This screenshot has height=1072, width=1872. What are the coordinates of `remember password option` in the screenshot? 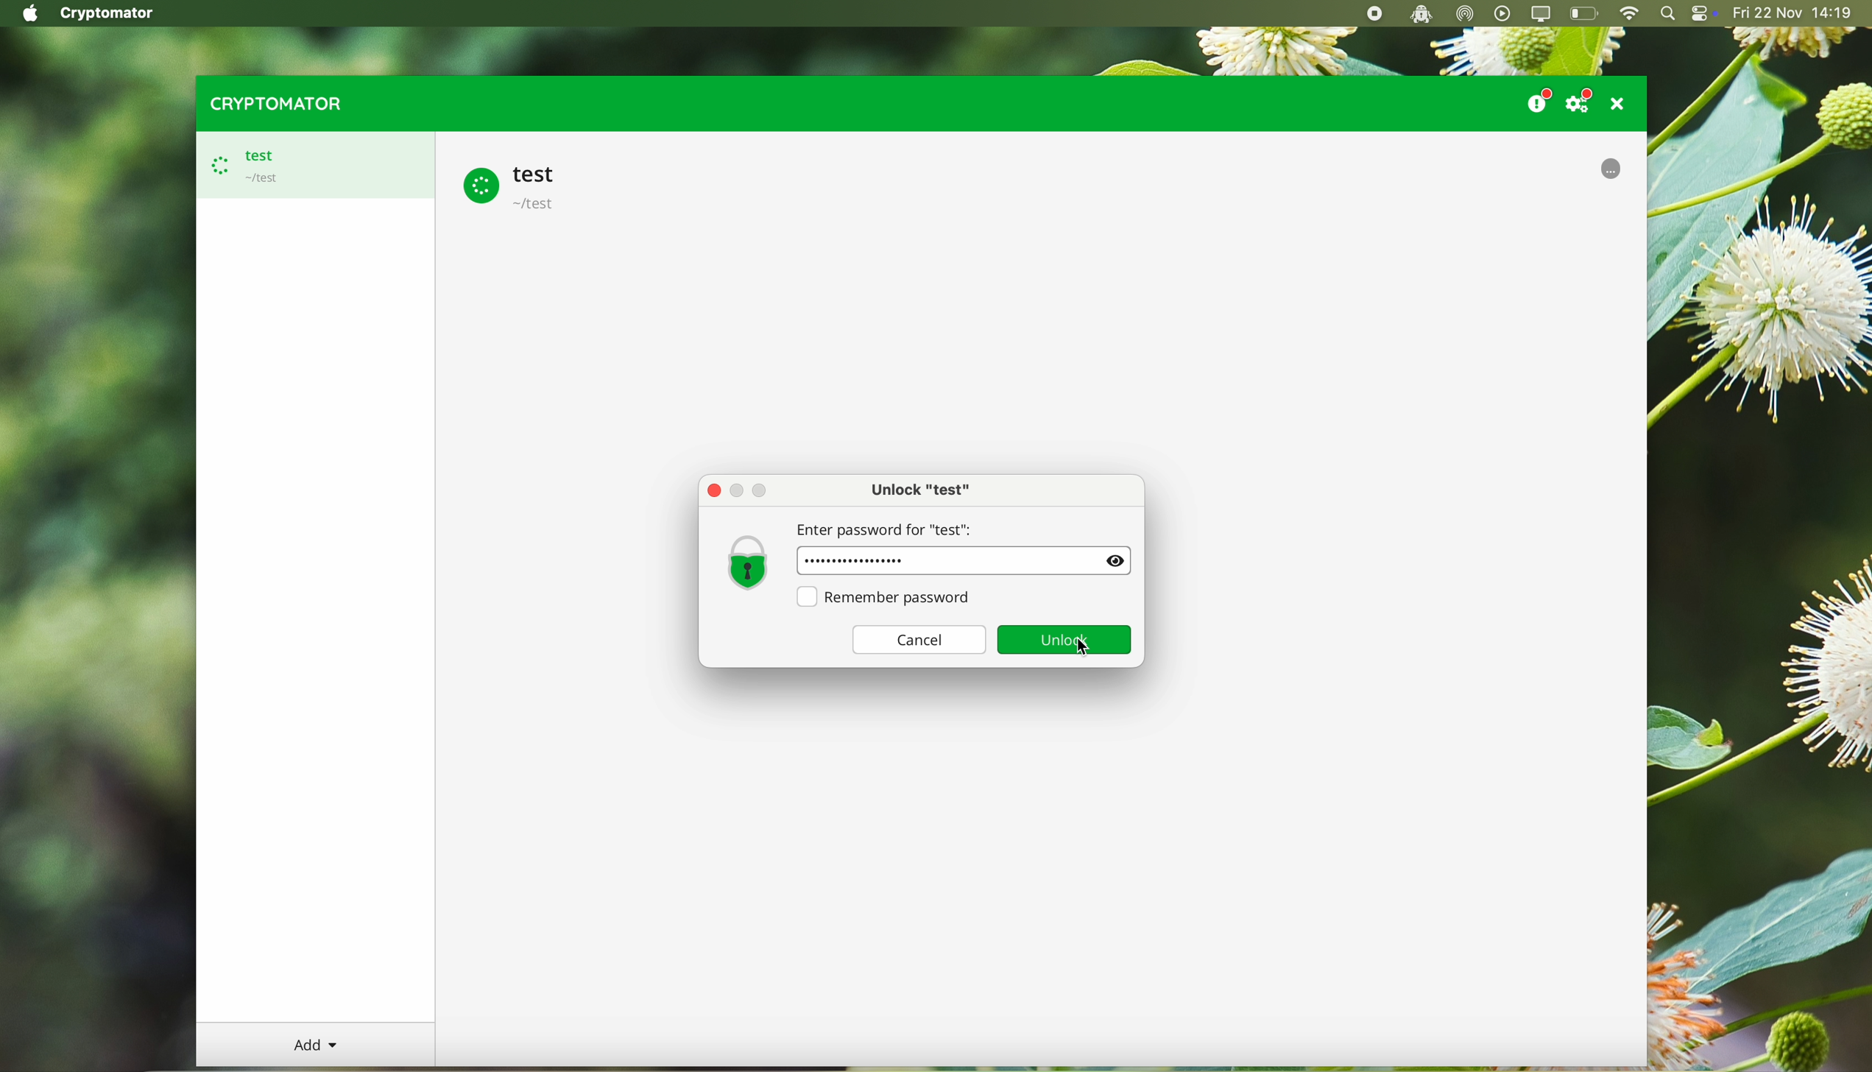 It's located at (890, 598).